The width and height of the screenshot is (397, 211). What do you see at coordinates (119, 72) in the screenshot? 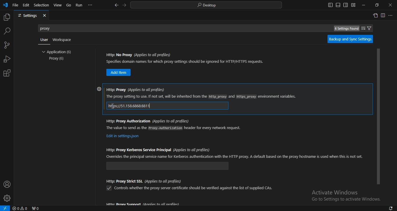
I see `https: no proxy` at bounding box center [119, 72].